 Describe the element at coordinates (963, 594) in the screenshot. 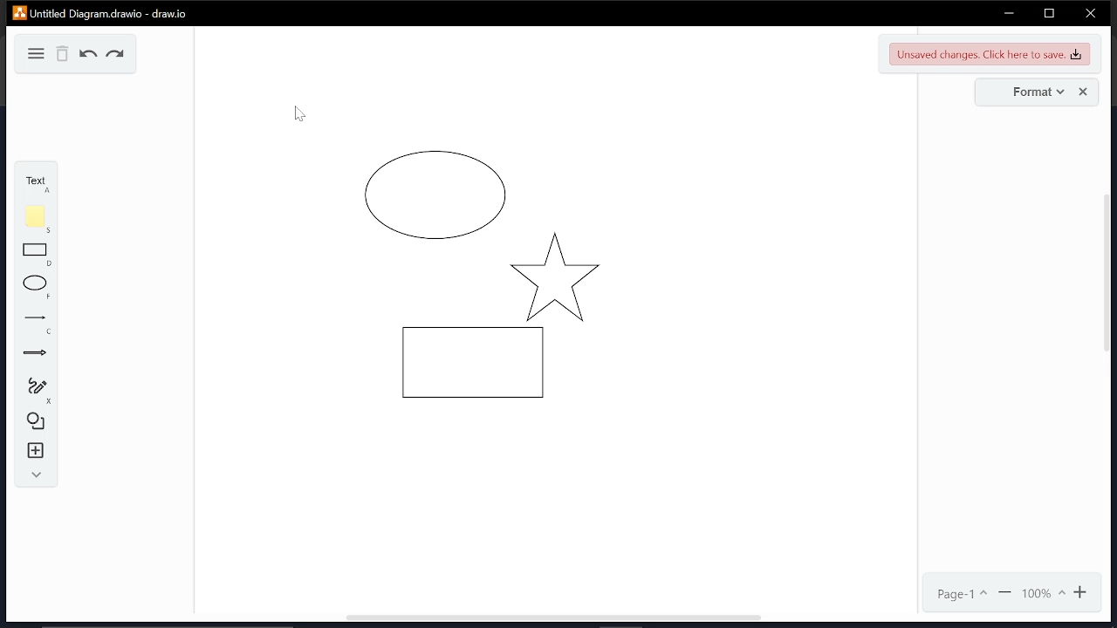

I see `page1` at that location.